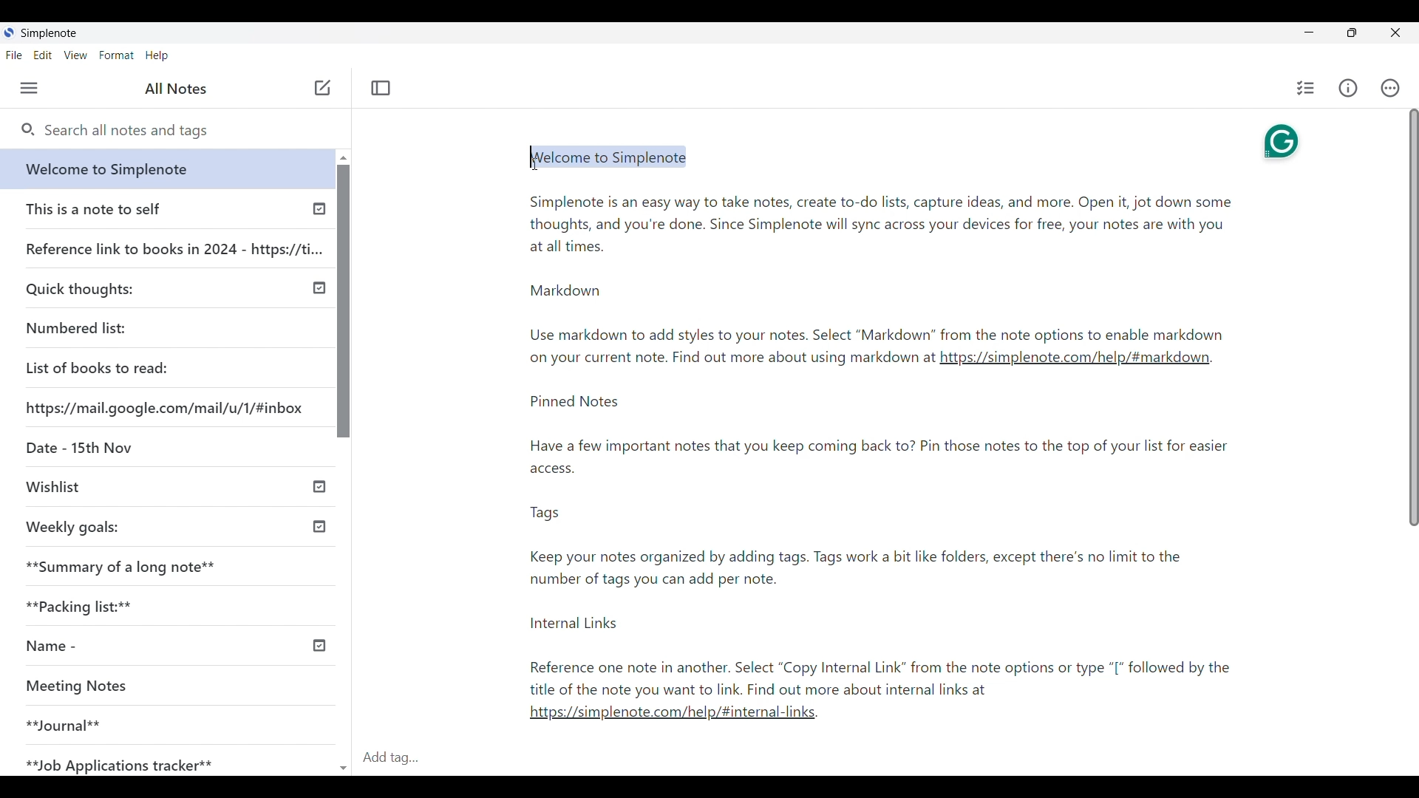 The height and width of the screenshot is (798, 1419). What do you see at coordinates (879, 264) in the screenshot?
I see `Current note text` at bounding box center [879, 264].